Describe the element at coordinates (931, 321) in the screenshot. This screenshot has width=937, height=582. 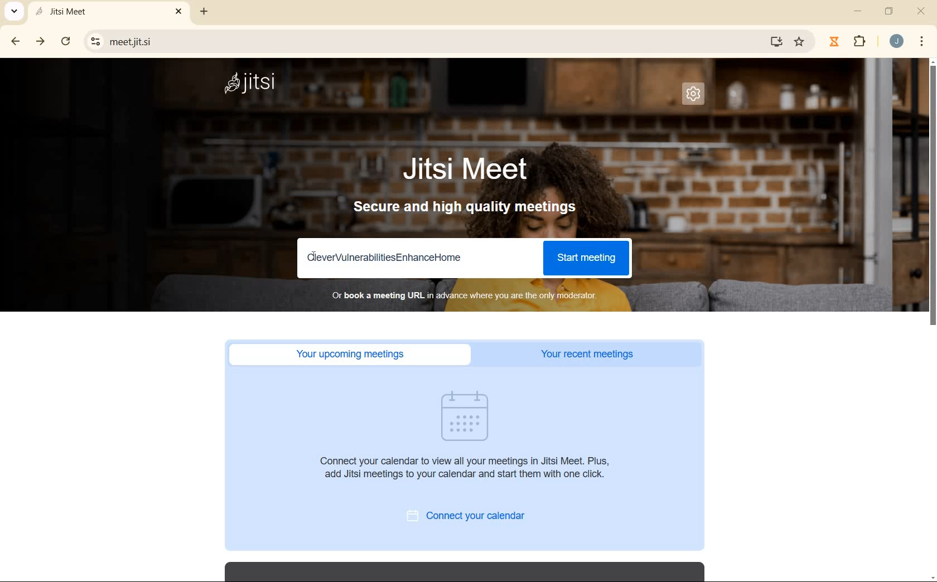
I see `SCROLLBAR` at that location.